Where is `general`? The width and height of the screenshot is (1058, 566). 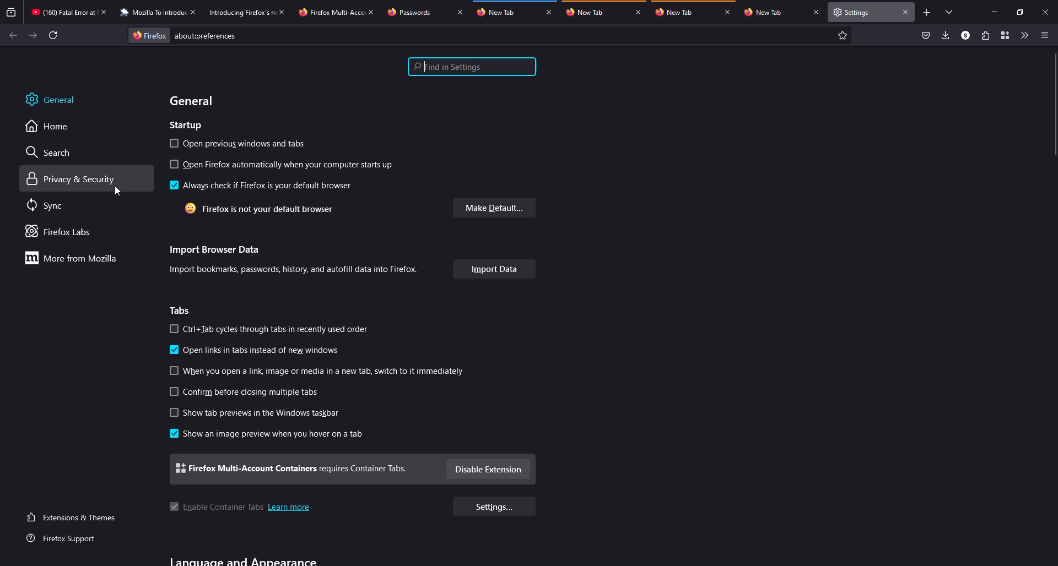
general is located at coordinates (52, 100).